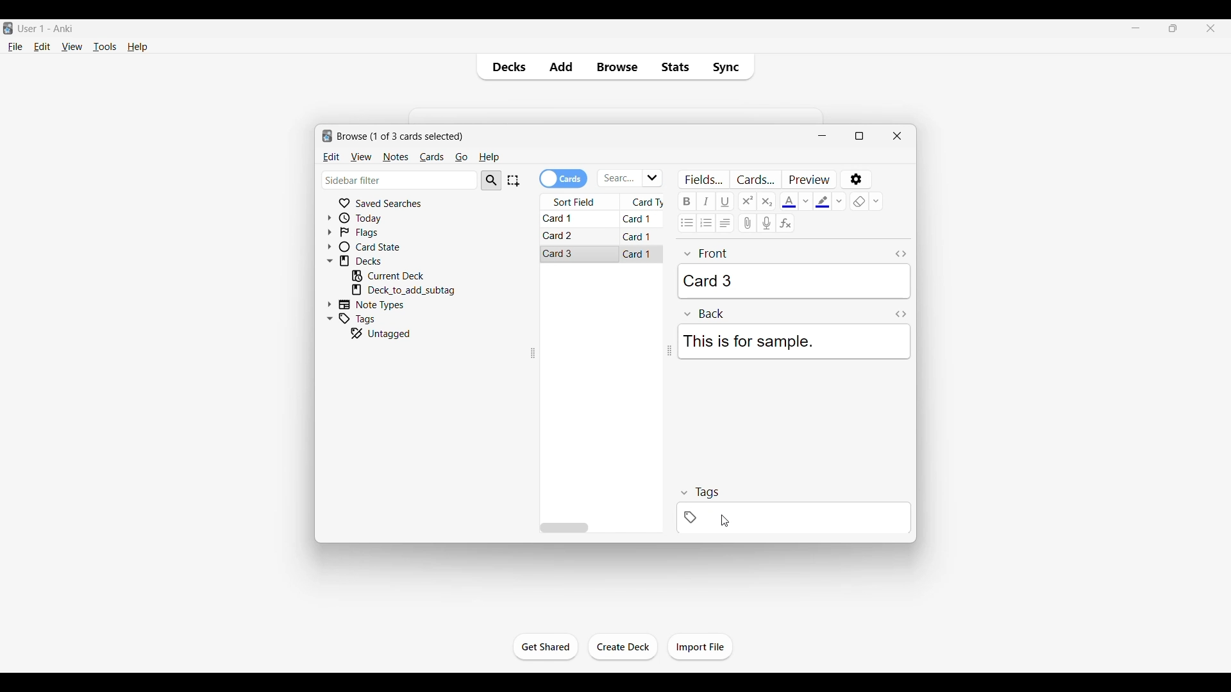  What do you see at coordinates (380, 261) in the screenshot?
I see `Click to go to decks` at bounding box center [380, 261].